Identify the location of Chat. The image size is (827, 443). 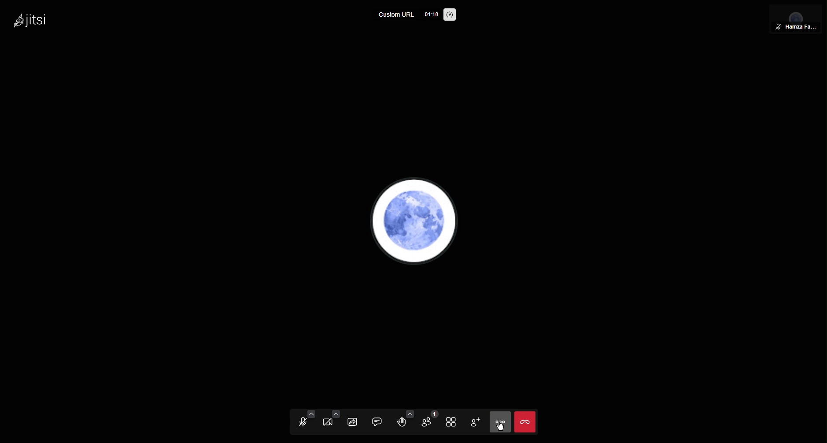
(381, 422).